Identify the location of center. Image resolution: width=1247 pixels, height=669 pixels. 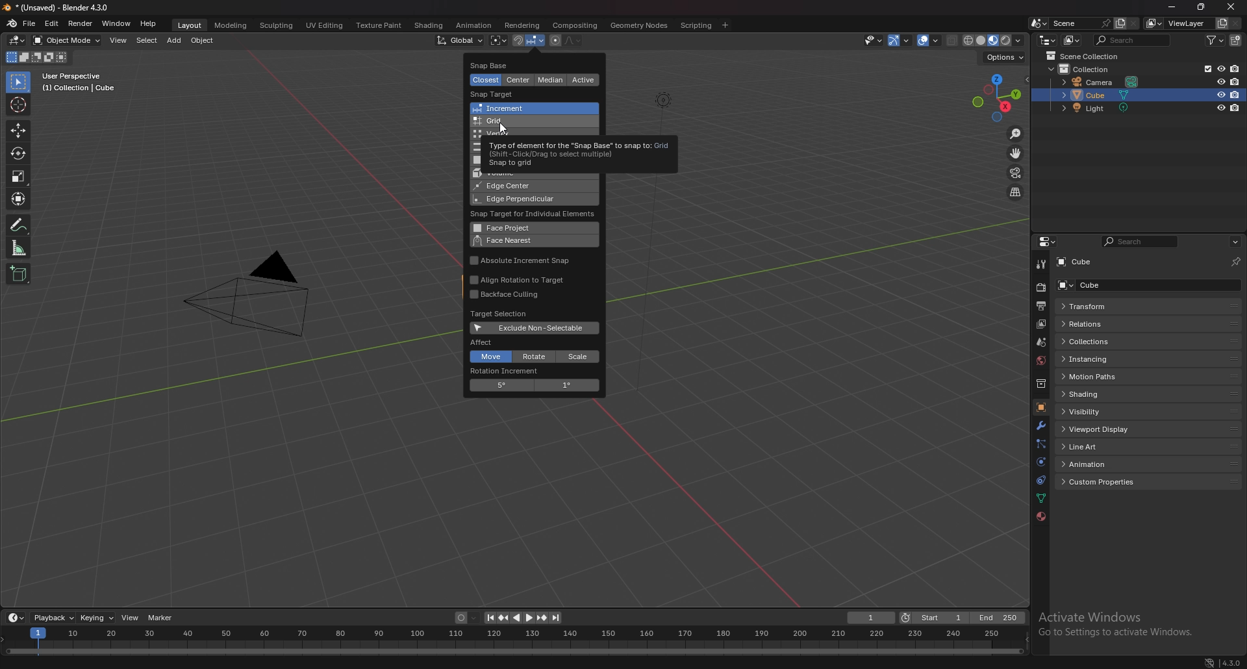
(518, 81).